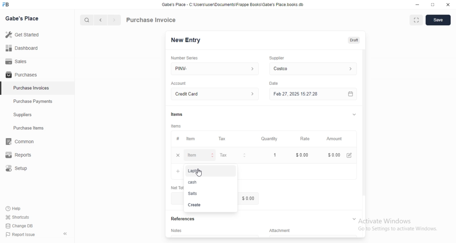  Describe the element at coordinates (178, 83) in the screenshot. I see `Account` at that location.